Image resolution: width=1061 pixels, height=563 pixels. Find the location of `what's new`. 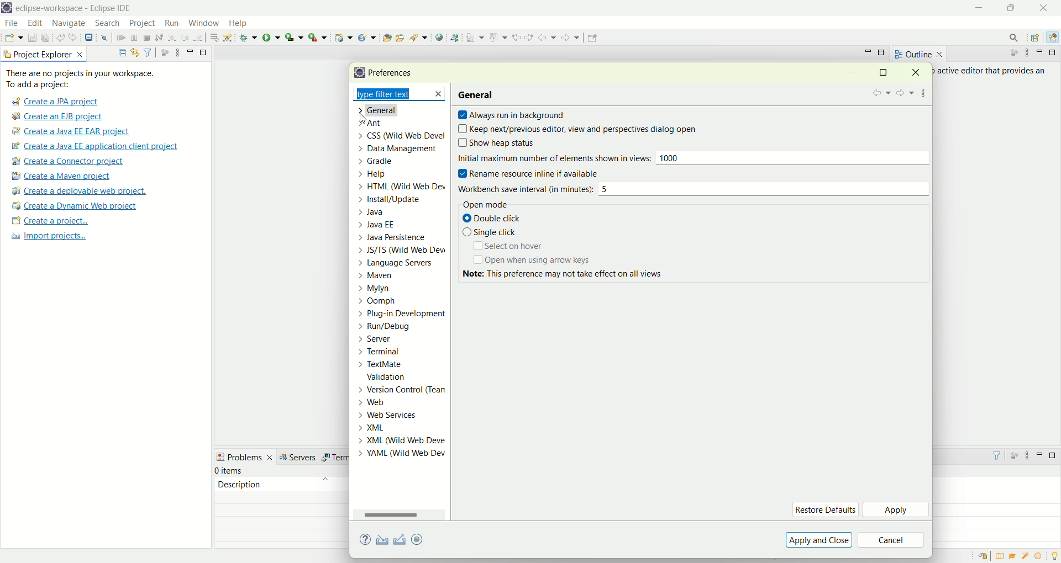

what's new is located at coordinates (1042, 556).